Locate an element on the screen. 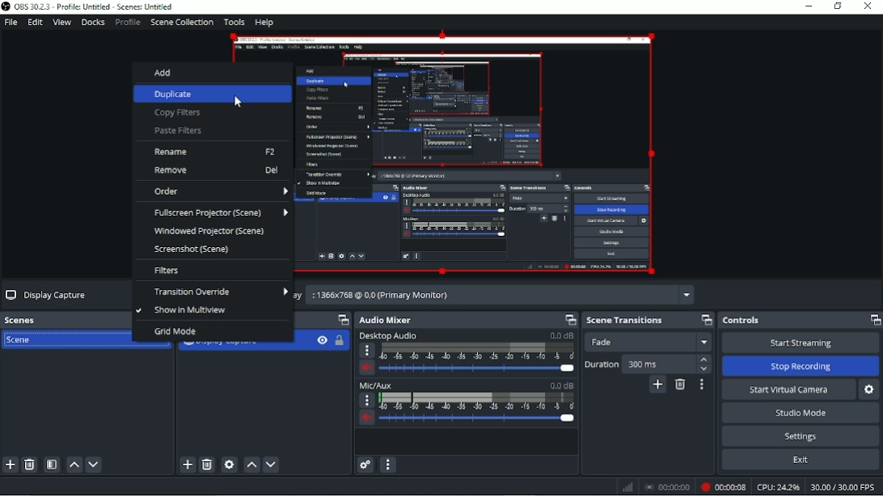 This screenshot has width=883, height=496. Maximize is located at coordinates (341, 320).